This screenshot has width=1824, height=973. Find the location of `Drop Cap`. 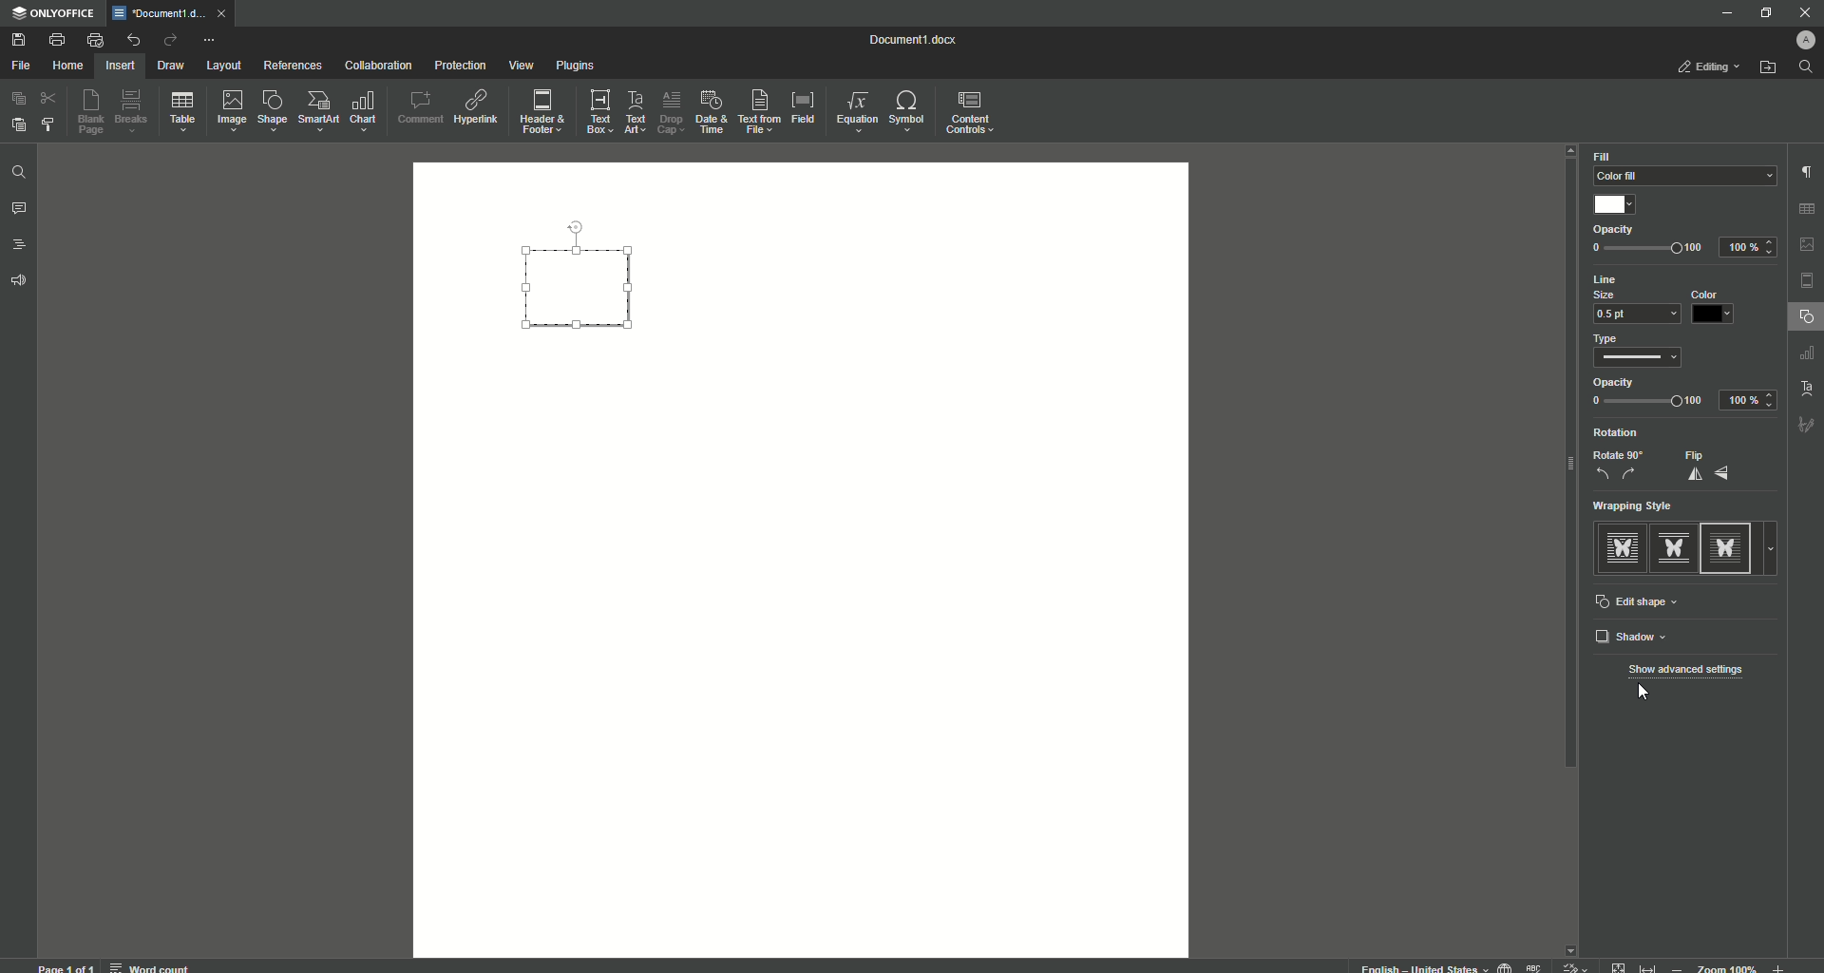

Drop Cap is located at coordinates (669, 108).